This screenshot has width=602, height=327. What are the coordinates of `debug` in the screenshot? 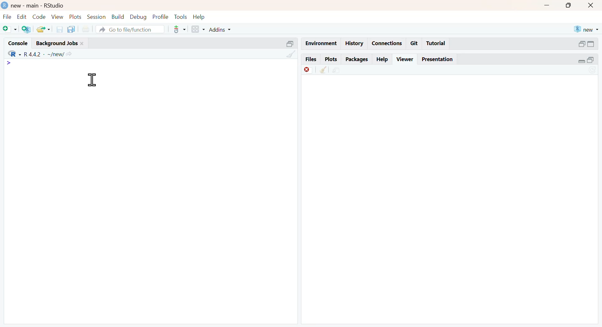 It's located at (139, 17).